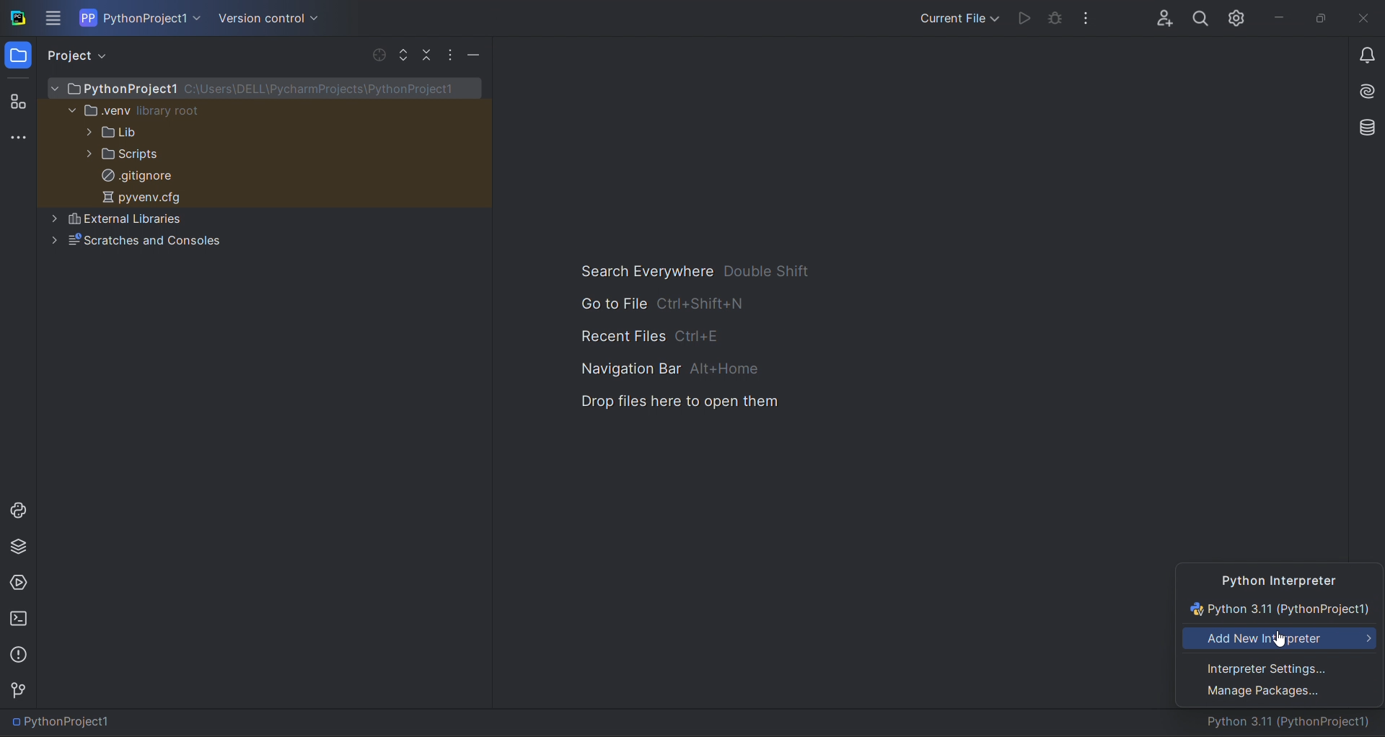  What do you see at coordinates (1280, 694) in the screenshot?
I see `manage packages` at bounding box center [1280, 694].